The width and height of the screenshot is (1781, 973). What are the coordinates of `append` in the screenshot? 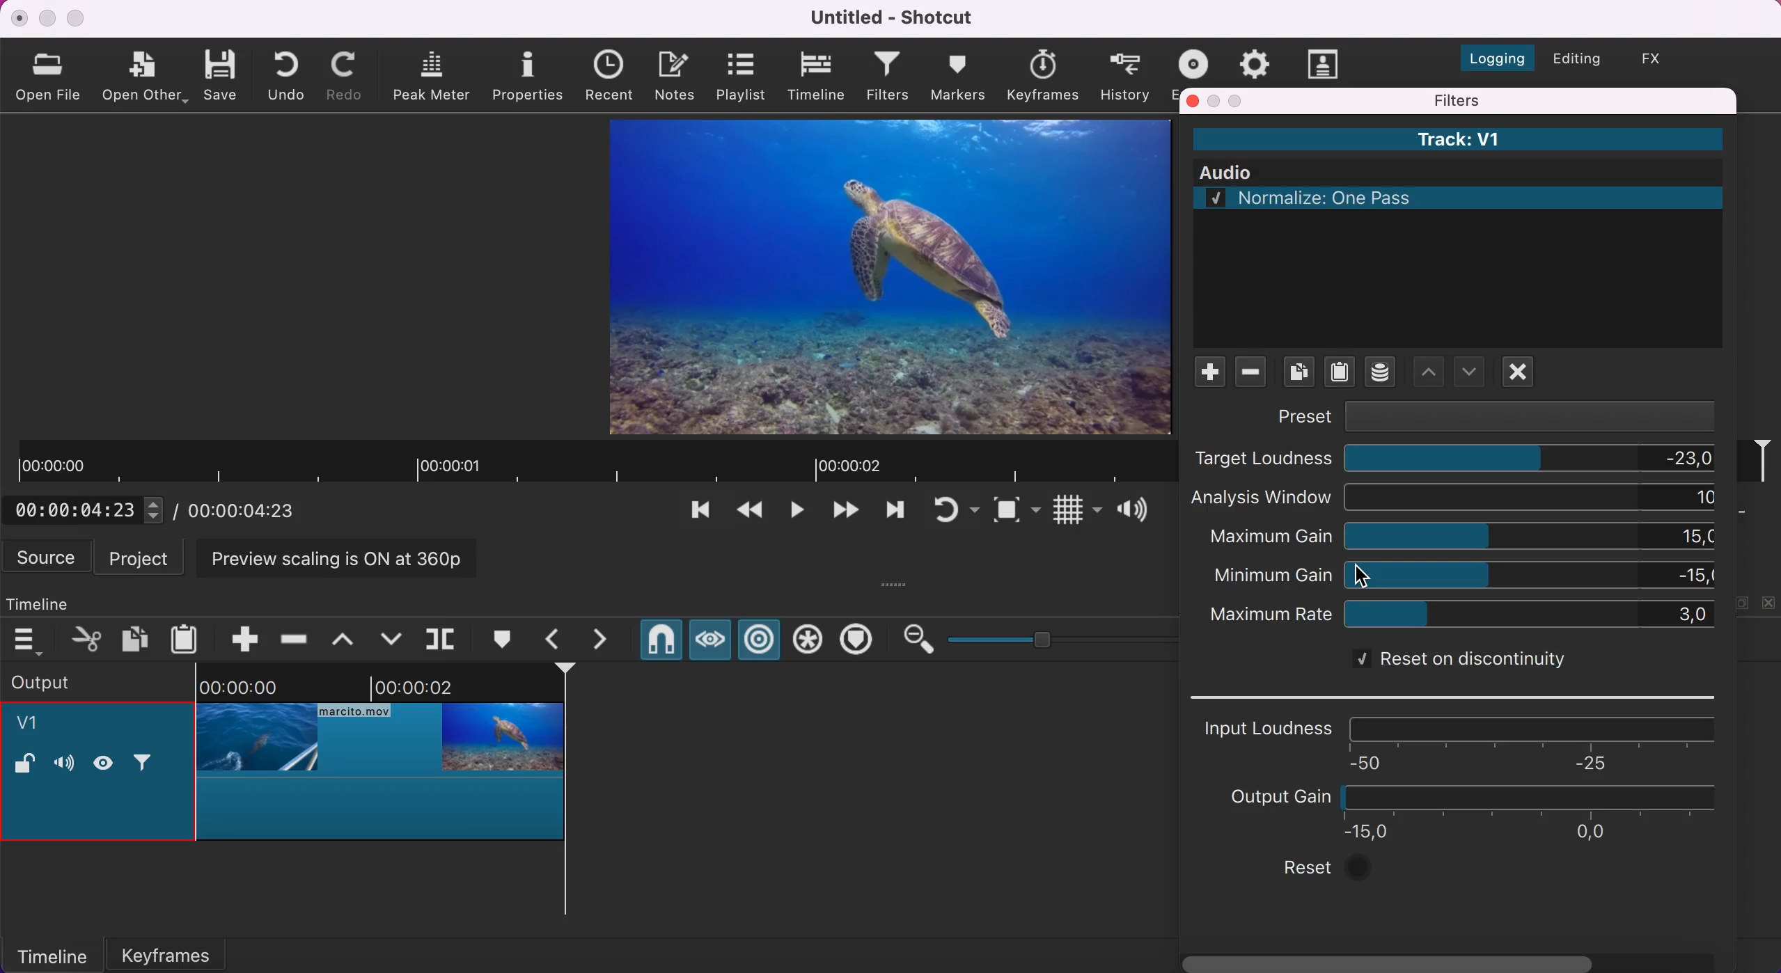 It's located at (235, 637).